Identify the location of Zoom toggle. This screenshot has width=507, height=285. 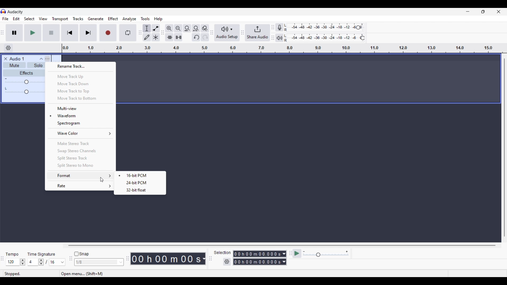
(205, 28).